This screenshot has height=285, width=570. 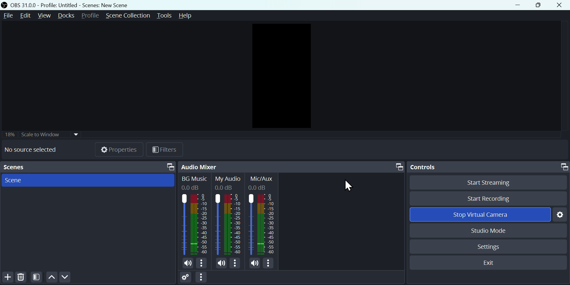 I want to click on Settings, so click(x=185, y=276).